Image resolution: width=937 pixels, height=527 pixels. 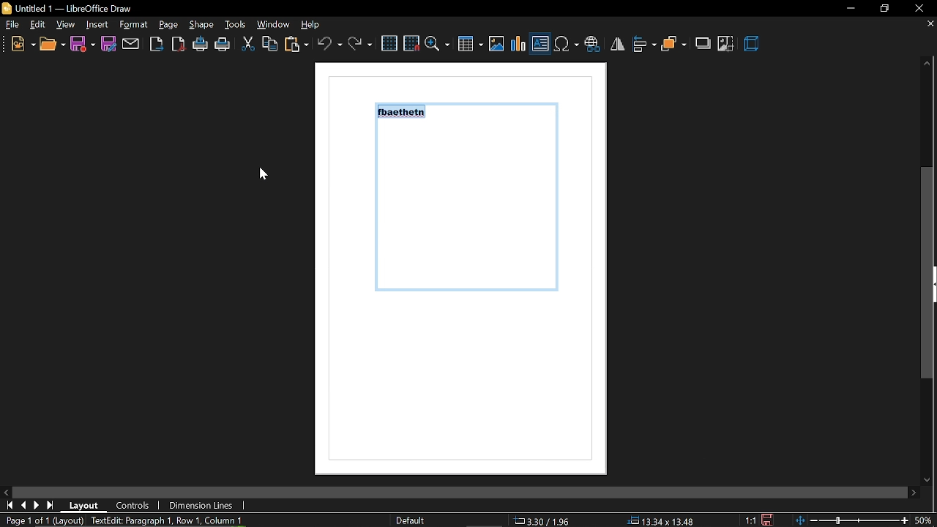 I want to click on attach, so click(x=130, y=45).